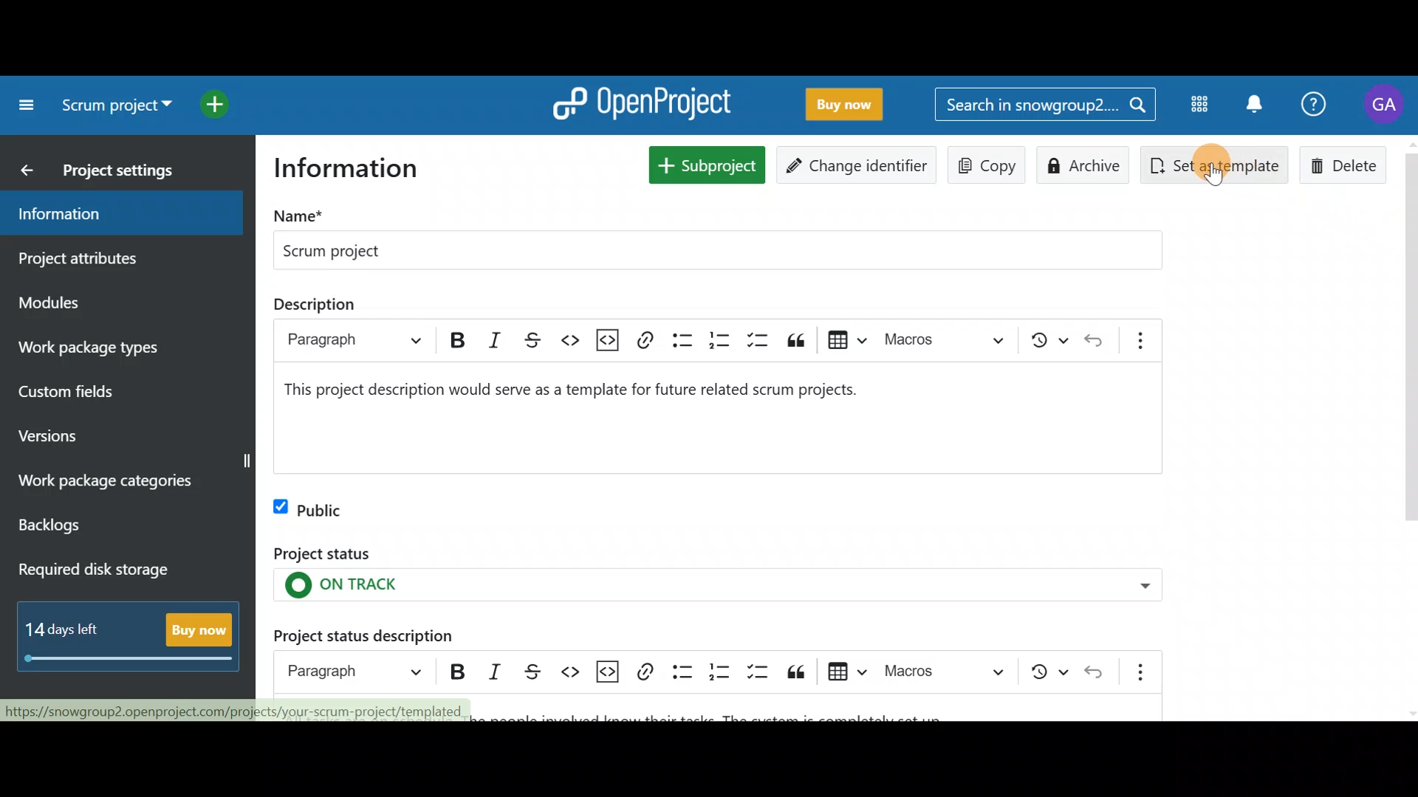  Describe the element at coordinates (606, 671) in the screenshot. I see `Insert code snippet` at that location.